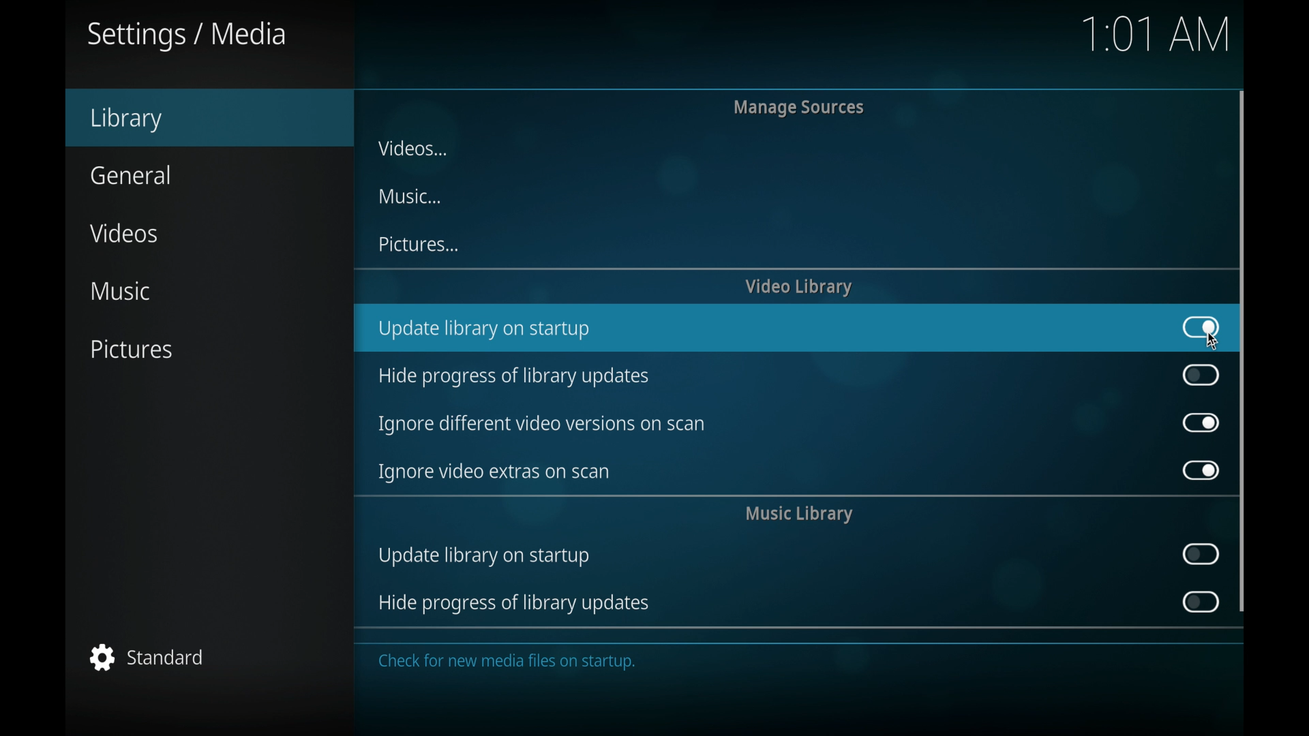  What do you see at coordinates (799, 107) in the screenshot?
I see `manage sources` at bounding box center [799, 107].